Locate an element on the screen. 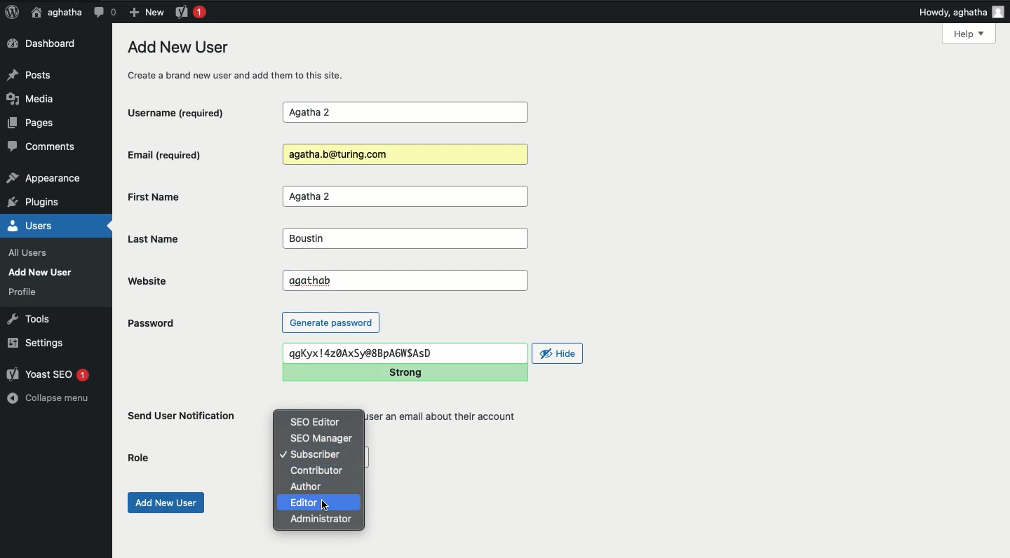 This screenshot has width=1010, height=558. Add New User is located at coordinates (43, 272).